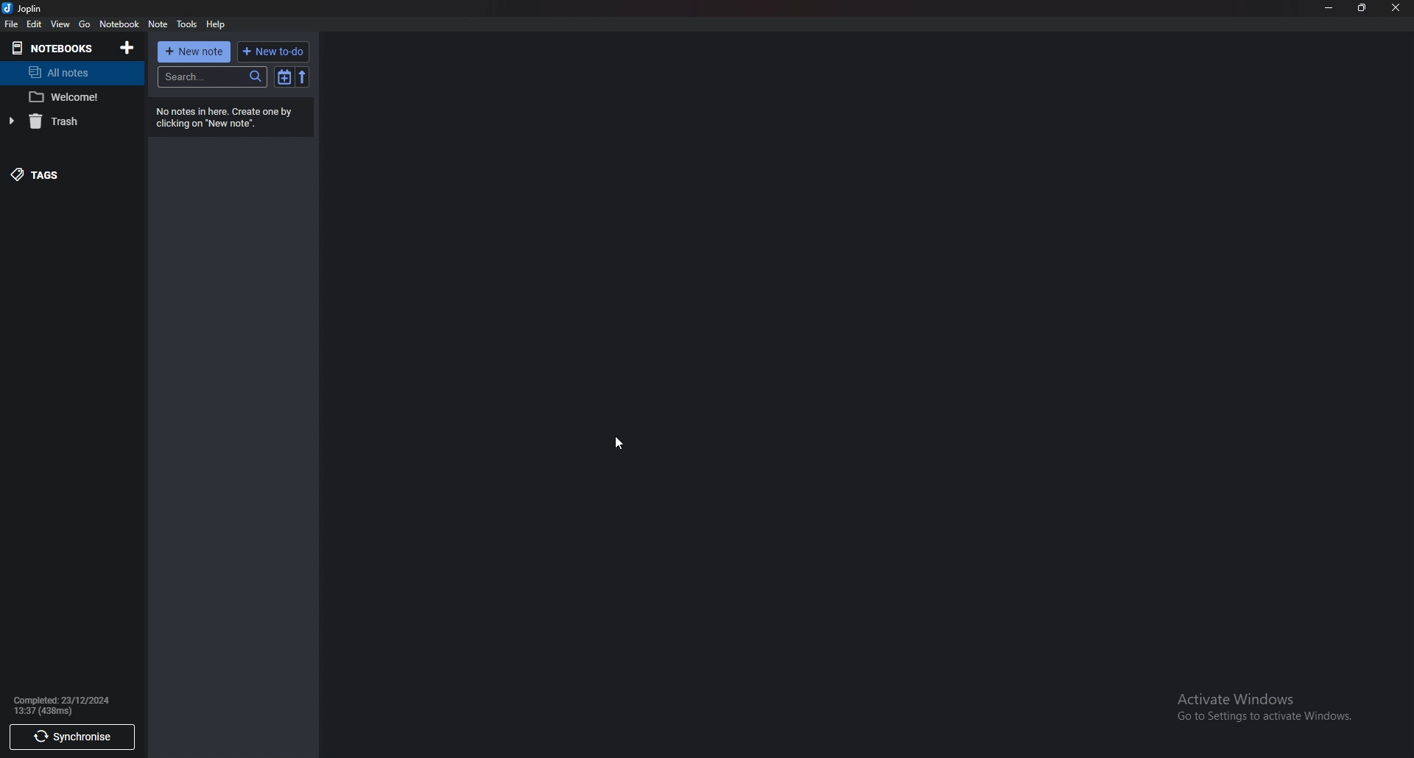 The image size is (1414, 758). I want to click on help, so click(215, 25).